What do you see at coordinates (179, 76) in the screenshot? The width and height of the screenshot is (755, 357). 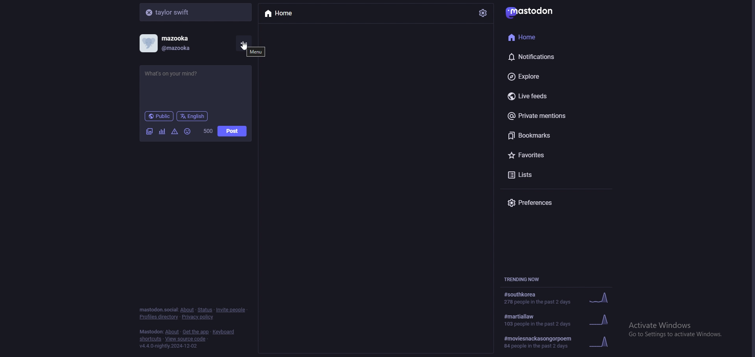 I see `status` at bounding box center [179, 76].